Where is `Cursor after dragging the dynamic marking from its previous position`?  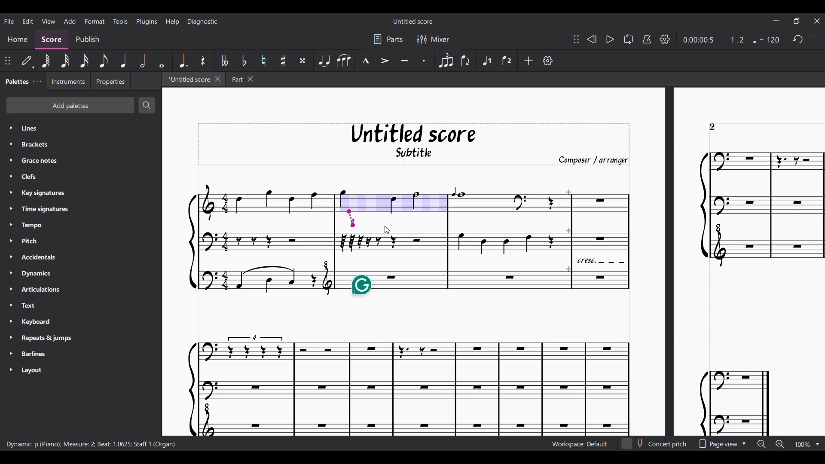
Cursor after dragging the dynamic marking from its previous position is located at coordinates (387, 230).